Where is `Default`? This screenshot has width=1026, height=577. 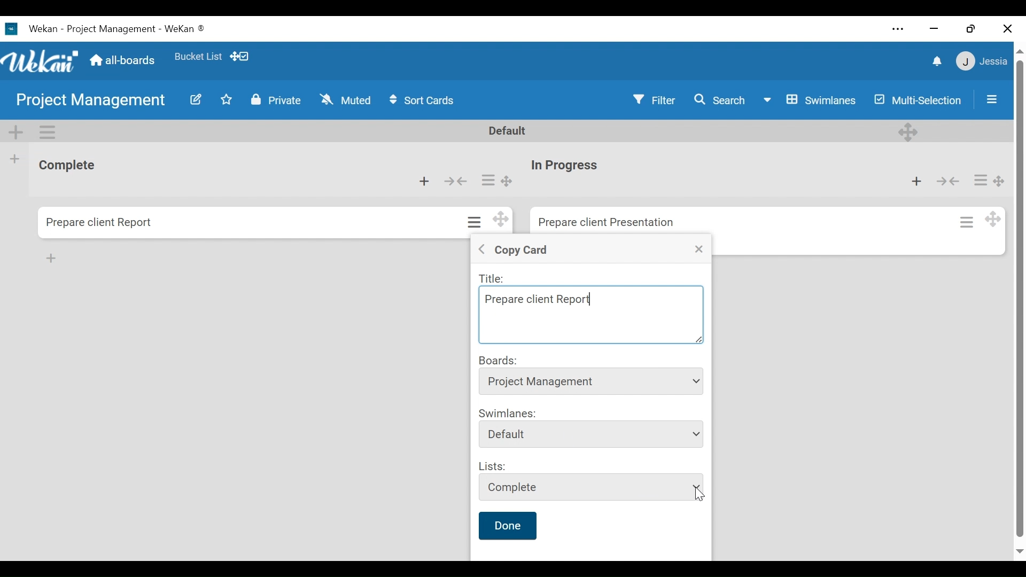 Default is located at coordinates (515, 130).